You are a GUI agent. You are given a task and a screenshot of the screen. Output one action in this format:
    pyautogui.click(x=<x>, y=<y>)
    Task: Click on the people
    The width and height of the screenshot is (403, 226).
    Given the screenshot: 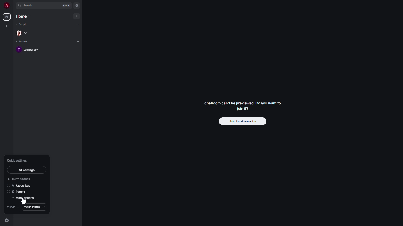 What is the action you would take?
    pyautogui.click(x=21, y=192)
    